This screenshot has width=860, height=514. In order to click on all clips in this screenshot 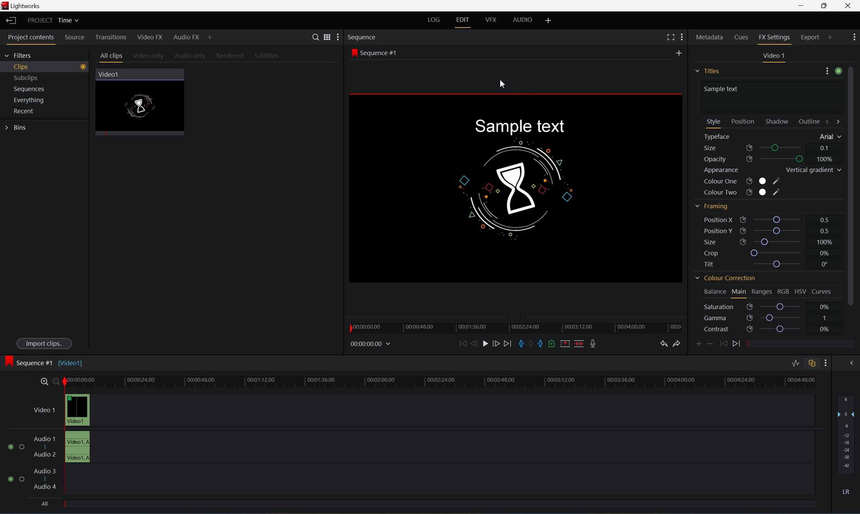, I will do `click(112, 57)`.